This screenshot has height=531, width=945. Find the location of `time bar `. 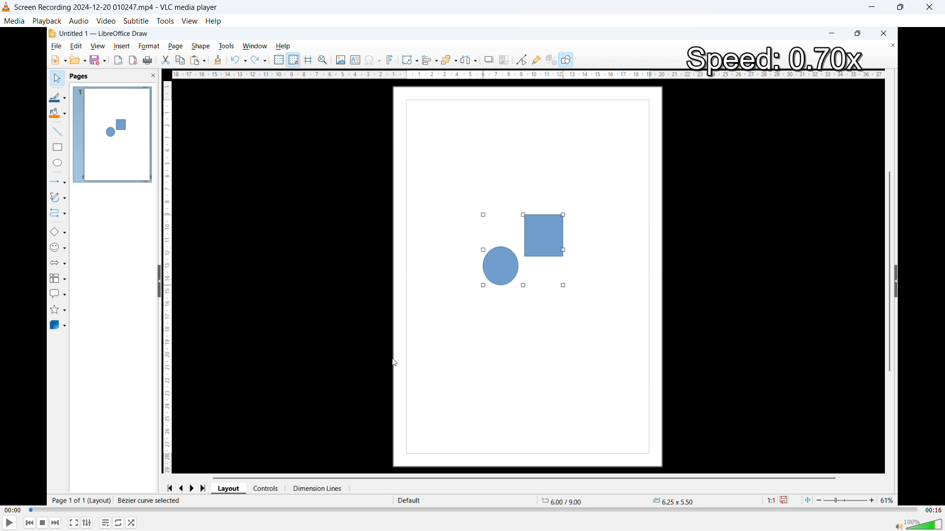

time bar  is located at coordinates (473, 510).